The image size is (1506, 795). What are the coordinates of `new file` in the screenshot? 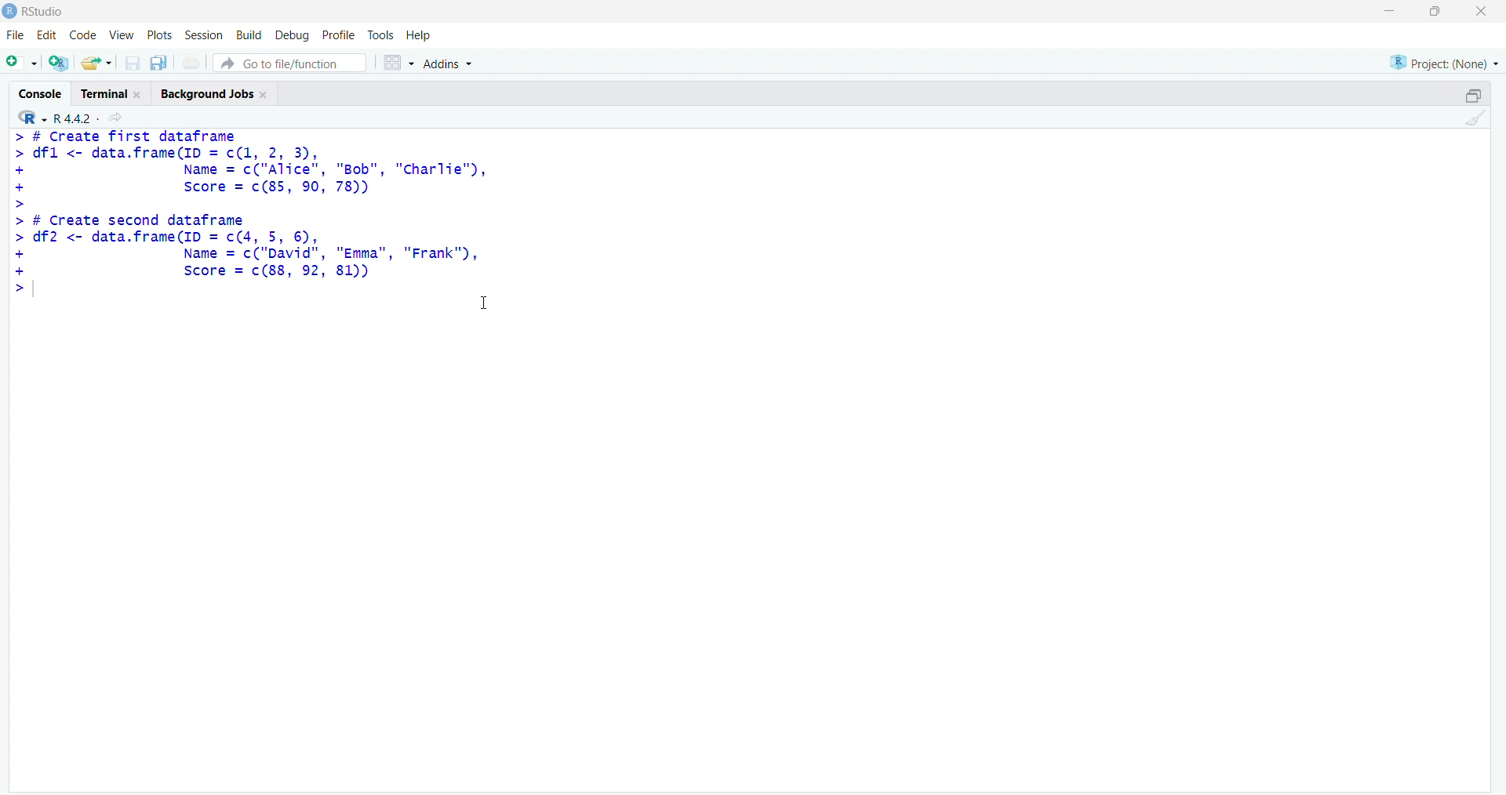 It's located at (23, 64).